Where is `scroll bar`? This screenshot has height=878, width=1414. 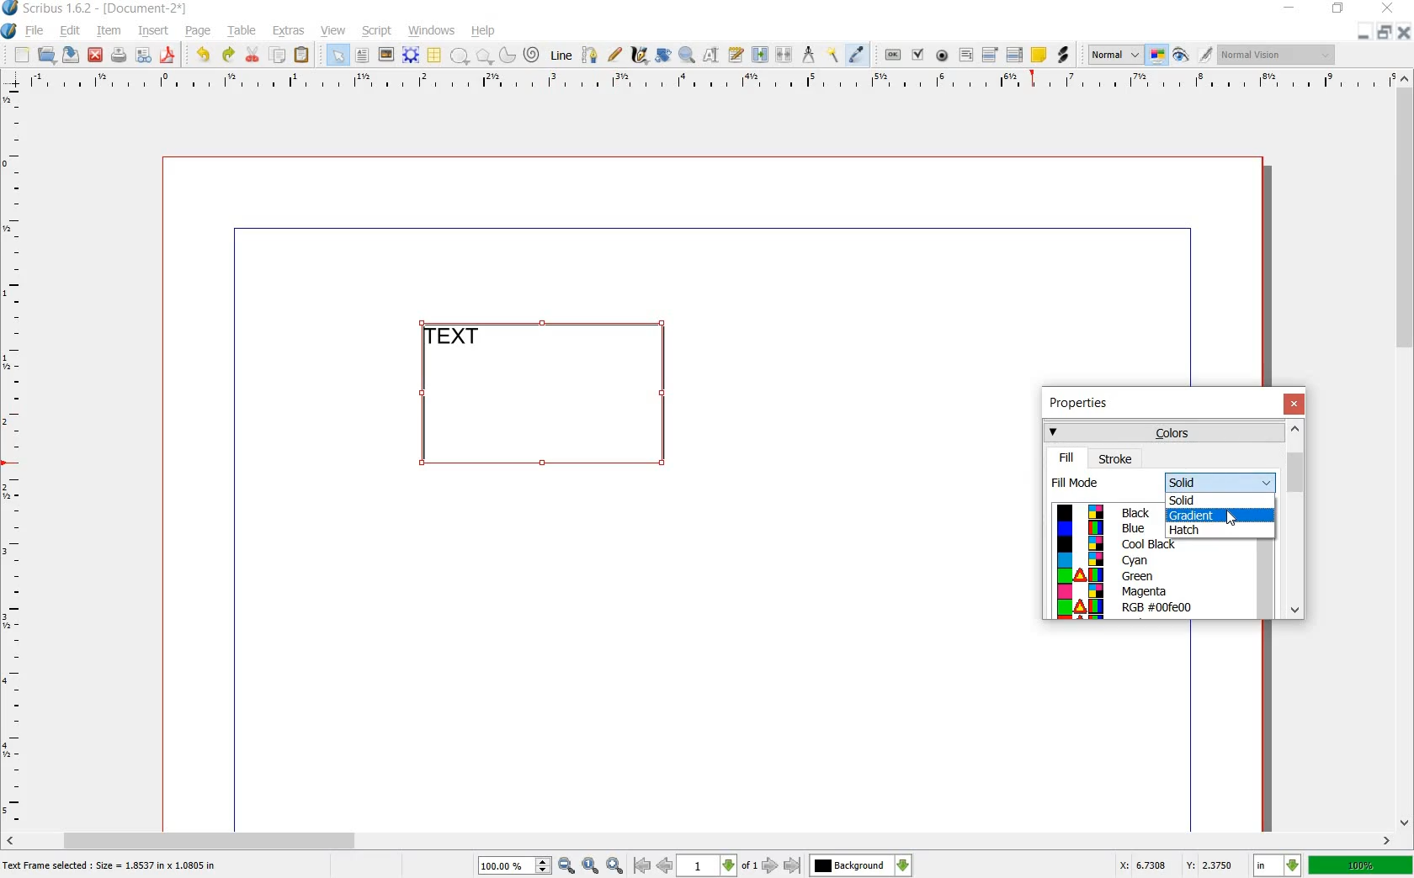
scroll bar is located at coordinates (700, 839).